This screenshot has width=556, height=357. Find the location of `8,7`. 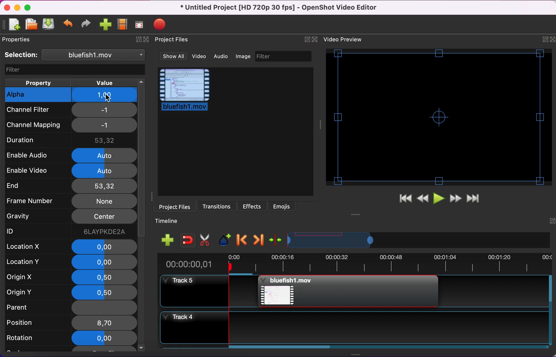

8,7 is located at coordinates (103, 323).